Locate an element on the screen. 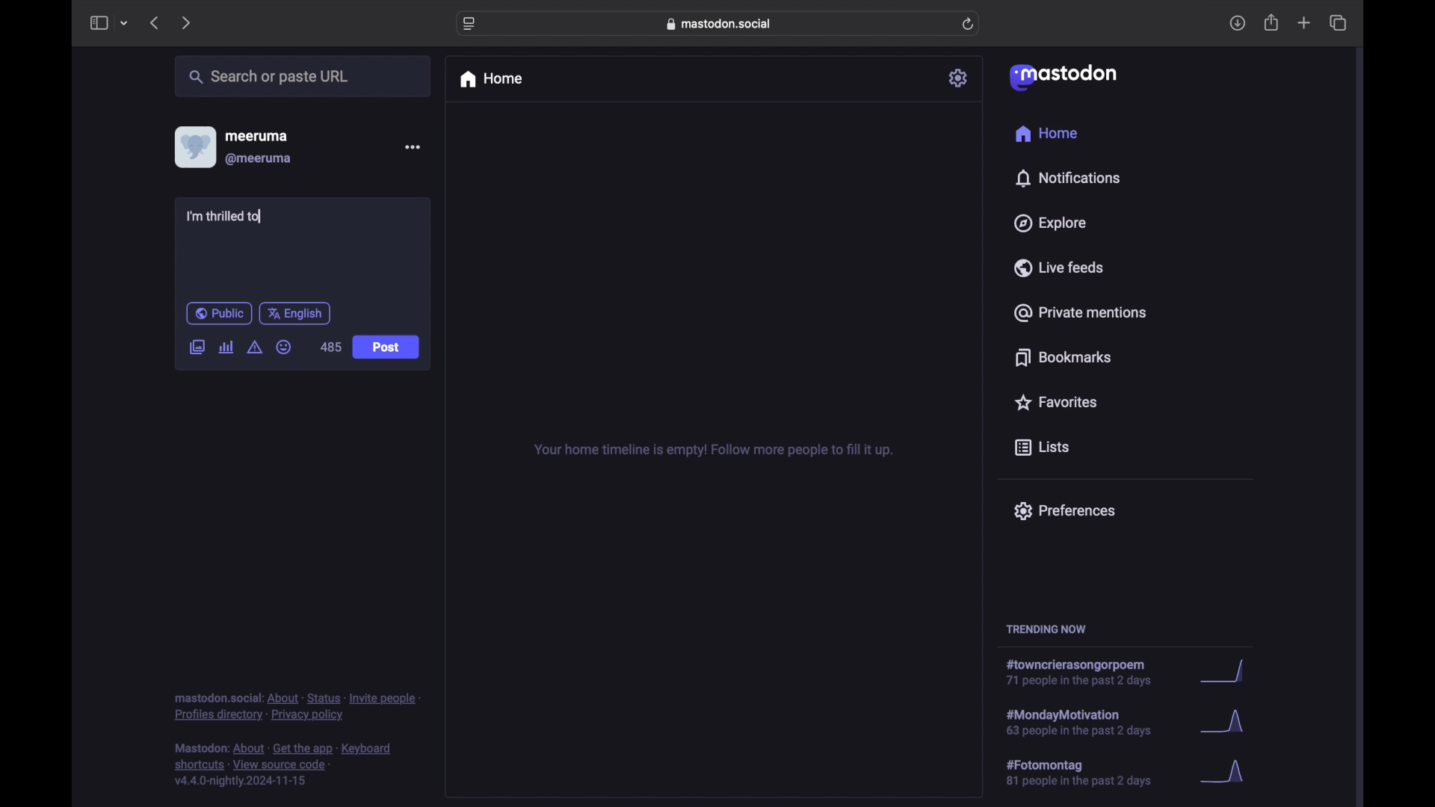  485 is located at coordinates (331, 347).